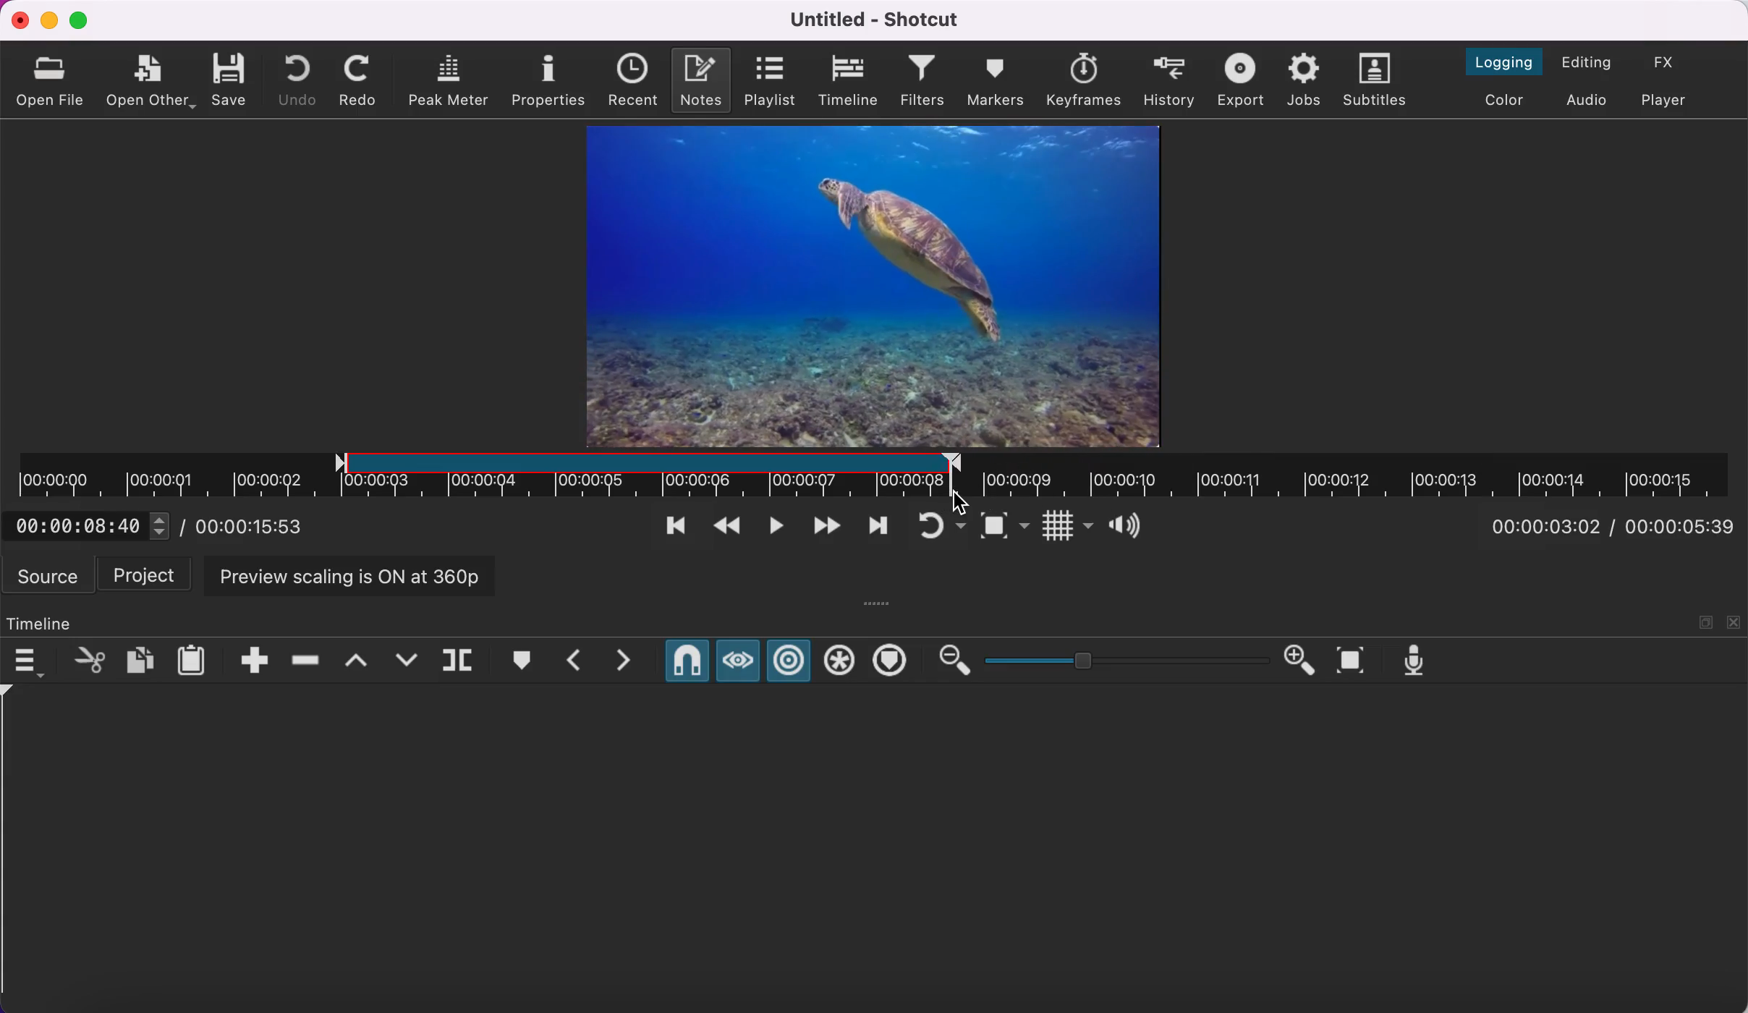  What do you see at coordinates (703, 80) in the screenshot?
I see `notes` at bounding box center [703, 80].